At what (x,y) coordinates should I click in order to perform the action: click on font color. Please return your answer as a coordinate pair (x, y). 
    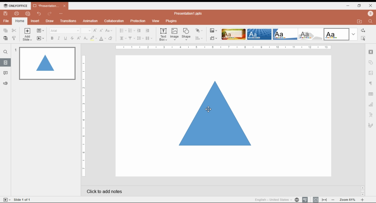
    Looking at the image, I should click on (103, 39).